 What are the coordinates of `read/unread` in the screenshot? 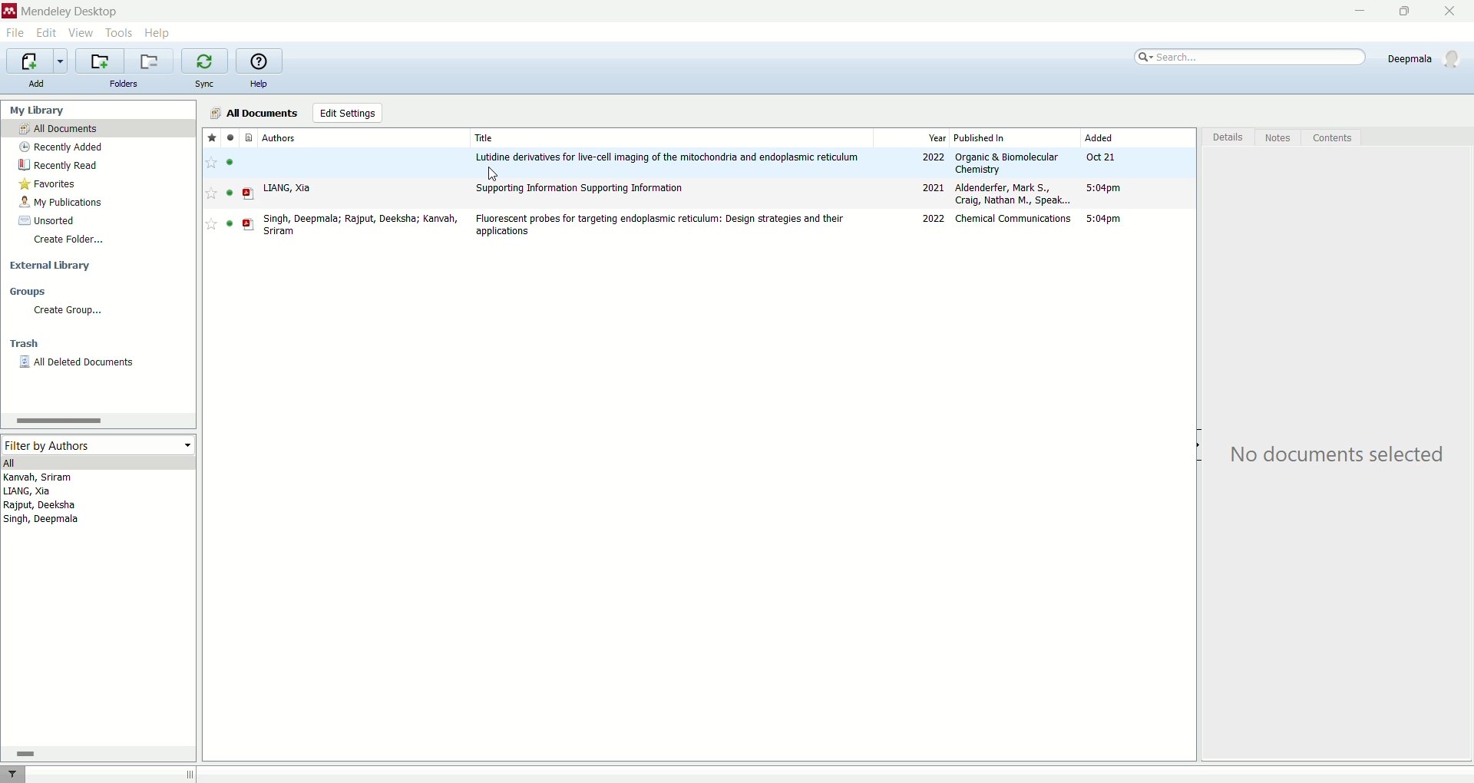 It's located at (230, 138).